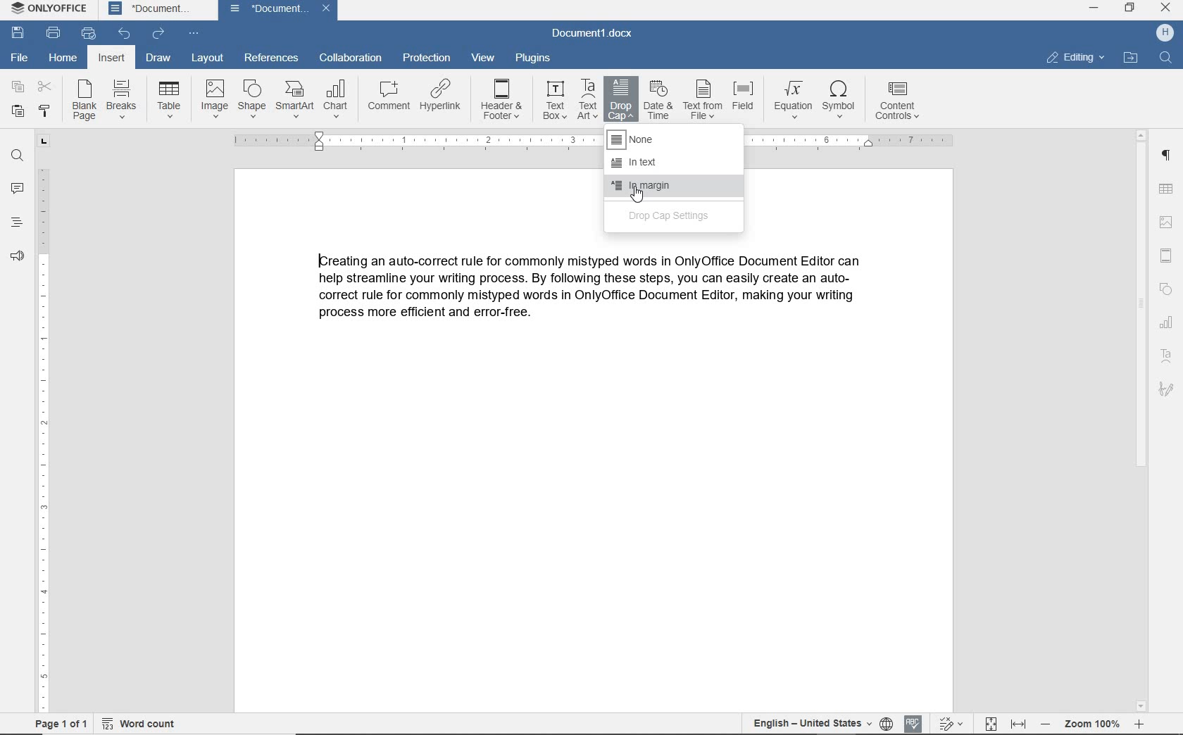 Image resolution: width=1183 pixels, height=735 pixels. Describe the element at coordinates (158, 59) in the screenshot. I see `draw` at that location.